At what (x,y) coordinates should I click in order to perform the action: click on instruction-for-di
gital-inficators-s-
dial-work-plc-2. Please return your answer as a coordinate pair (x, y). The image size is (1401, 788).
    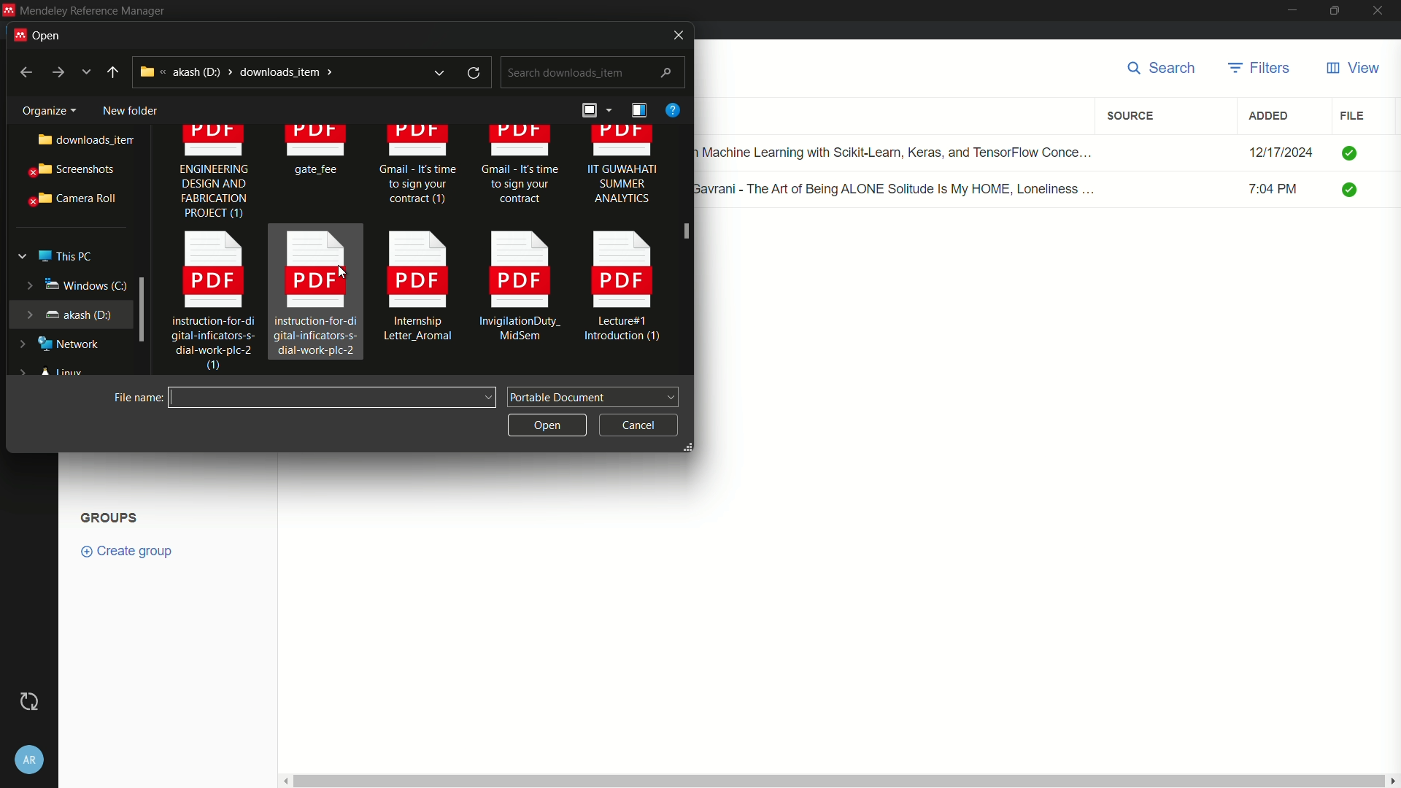
    Looking at the image, I should click on (315, 293).